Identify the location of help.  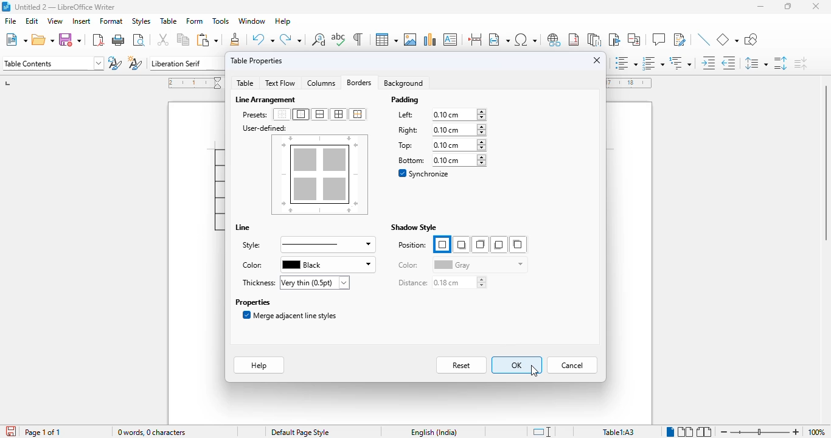
(259, 365).